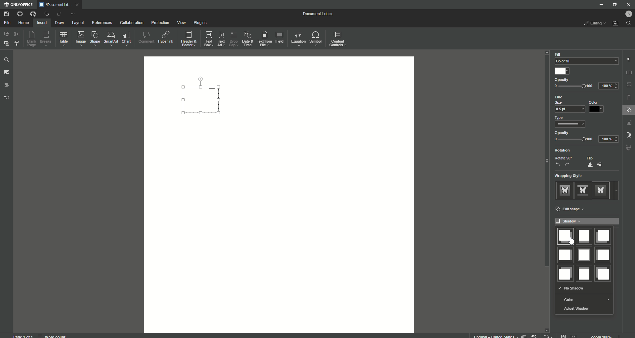 The image size is (635, 338). What do you see at coordinates (233, 38) in the screenshot?
I see `Drop Cap` at bounding box center [233, 38].